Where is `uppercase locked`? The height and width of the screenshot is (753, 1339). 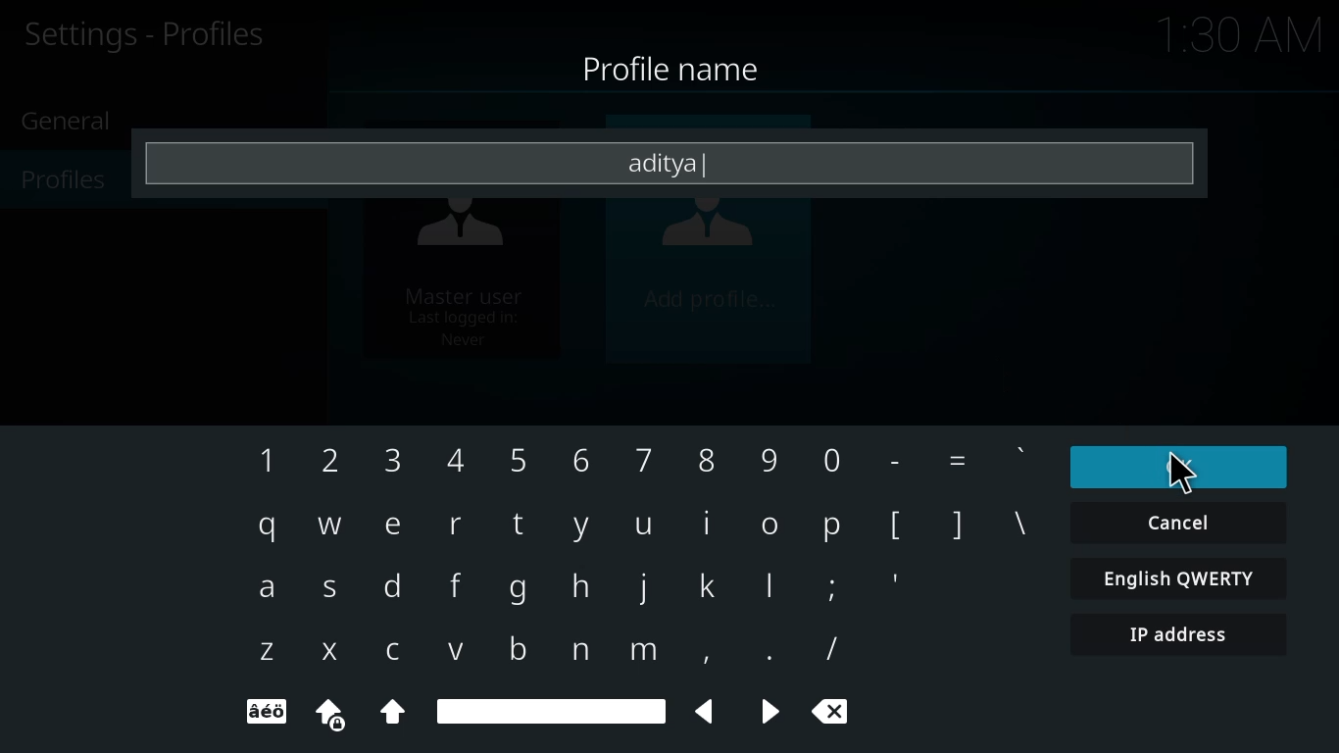 uppercase locked is located at coordinates (331, 720).